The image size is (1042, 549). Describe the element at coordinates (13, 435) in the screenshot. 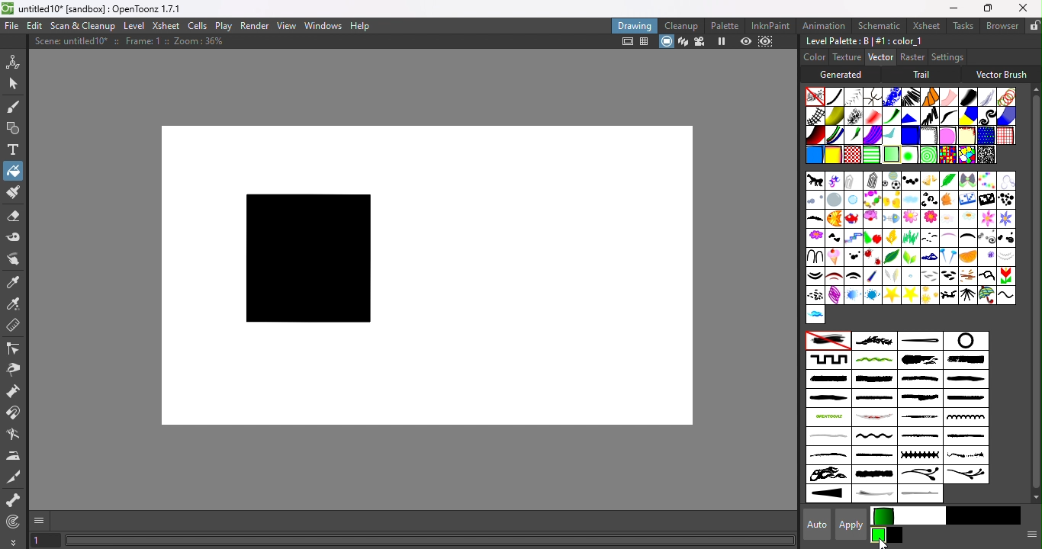

I see `Cutter tool` at that location.